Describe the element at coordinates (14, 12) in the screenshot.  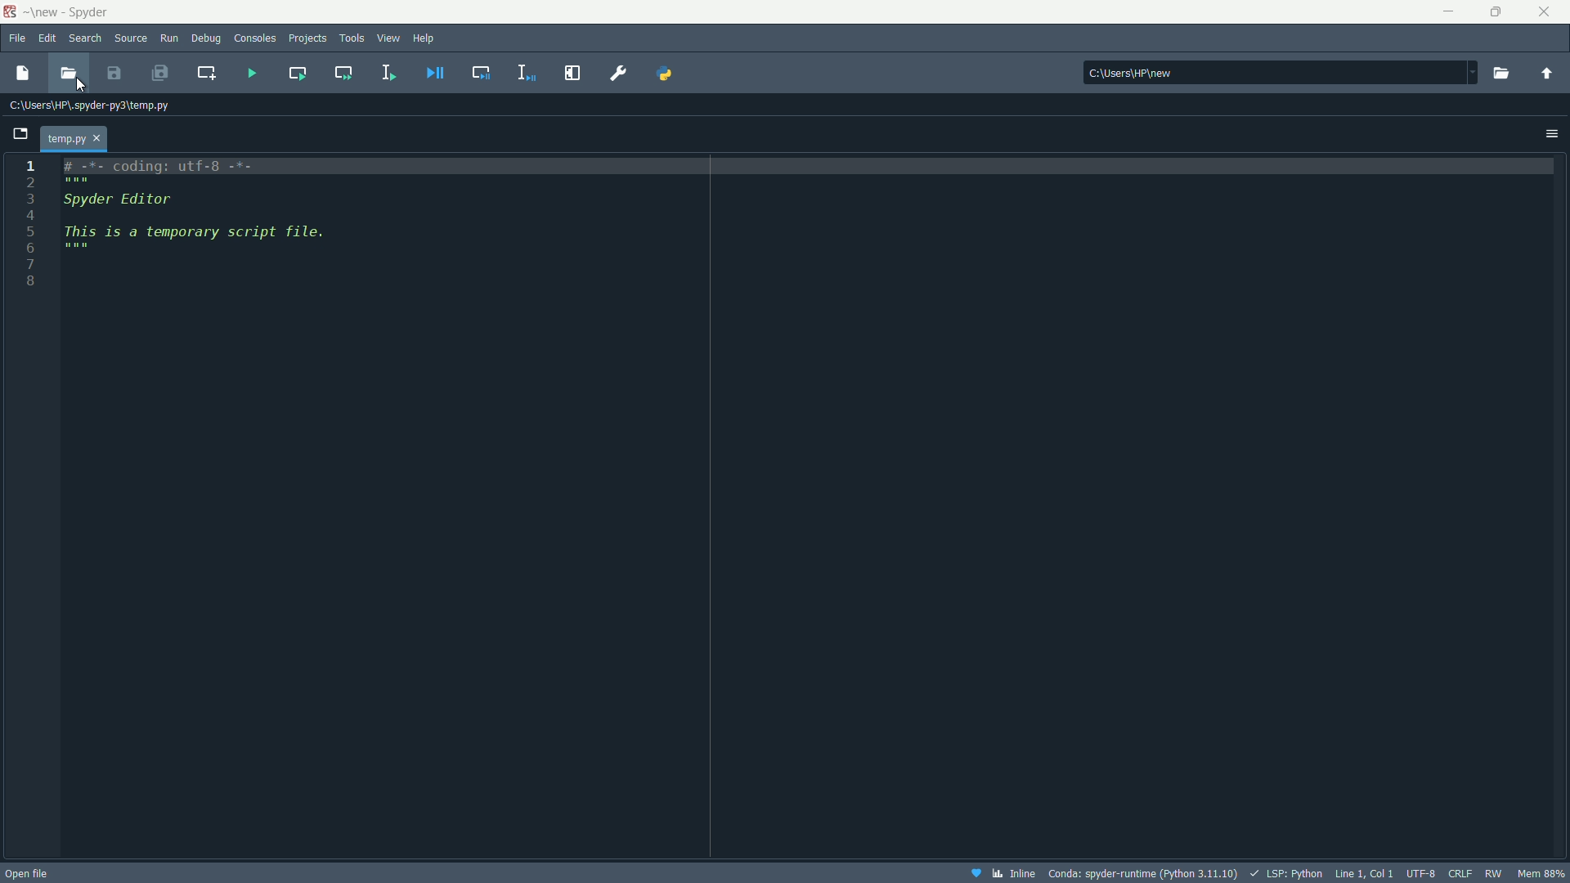
I see `App icon` at that location.